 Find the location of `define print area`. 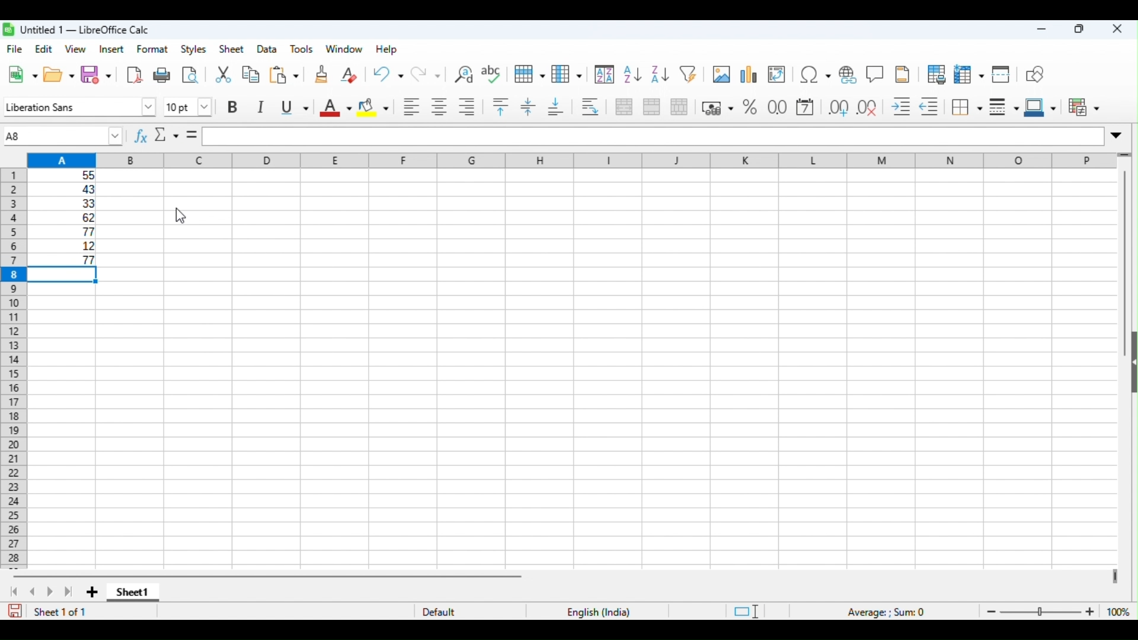

define print area is located at coordinates (936, 73).